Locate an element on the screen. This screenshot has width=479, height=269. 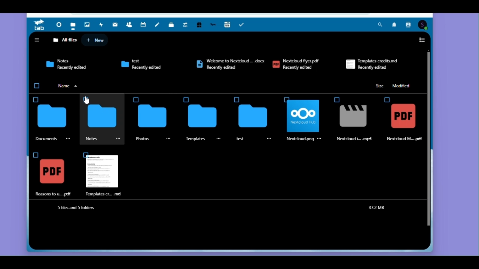
Icon is located at coordinates (336, 99).